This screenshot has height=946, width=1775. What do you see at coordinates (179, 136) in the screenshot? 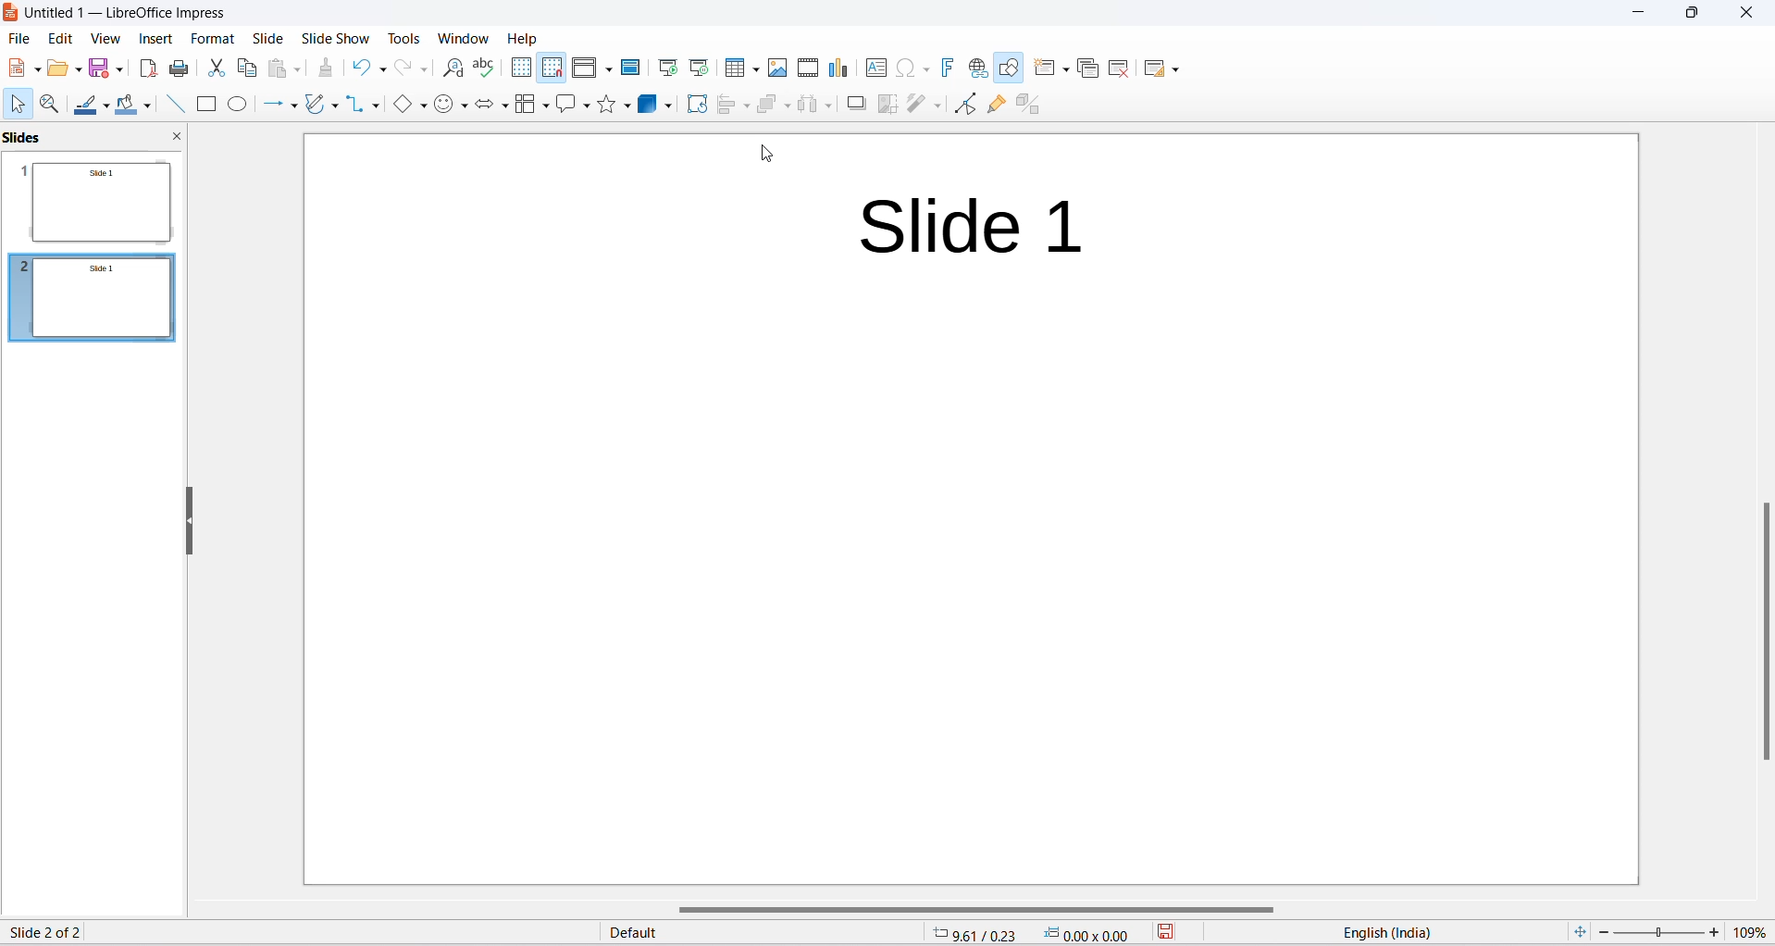
I see `close slide pane` at bounding box center [179, 136].